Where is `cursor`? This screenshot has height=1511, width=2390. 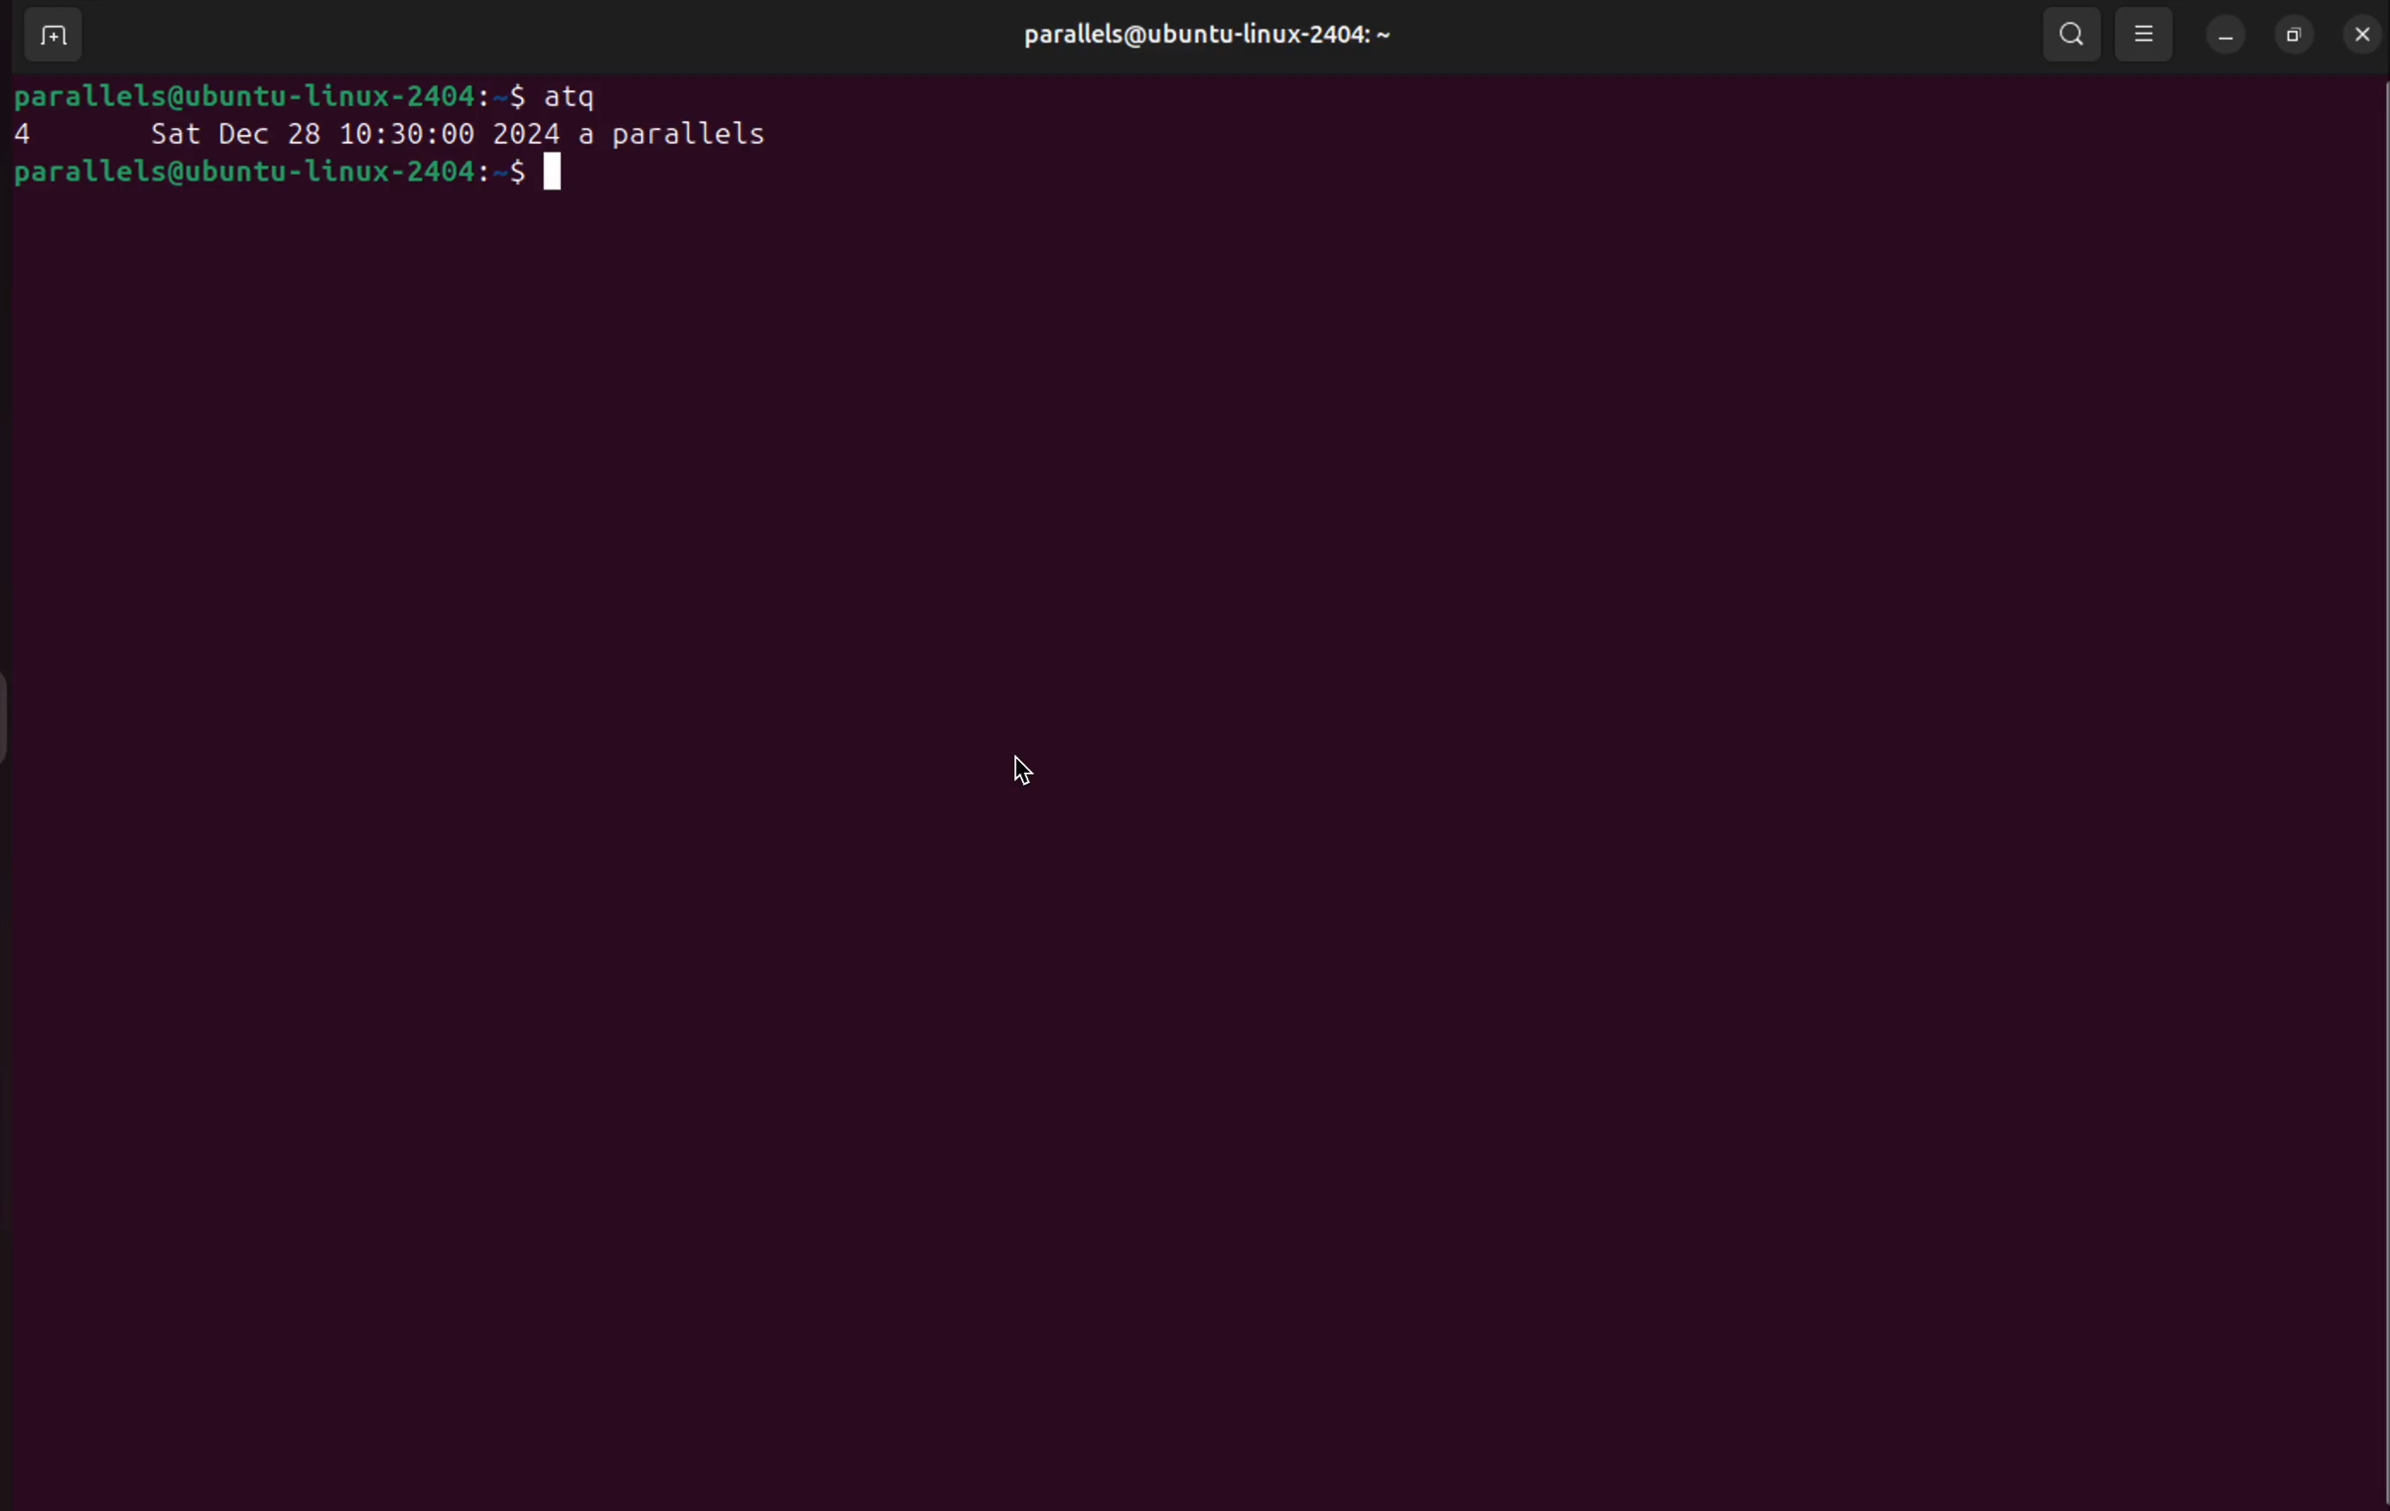
cursor is located at coordinates (1032, 770).